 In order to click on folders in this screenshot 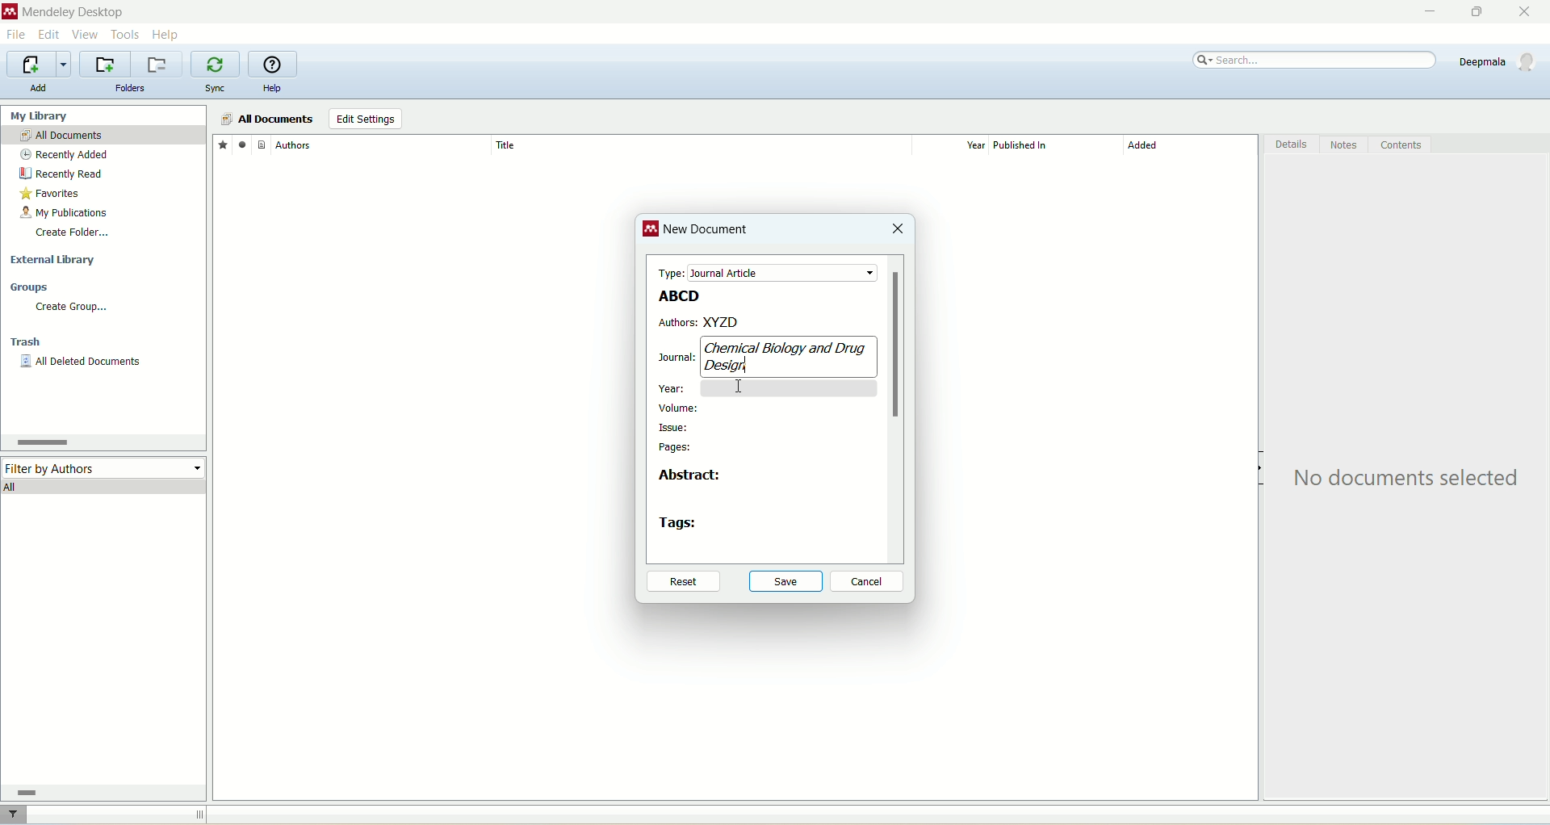, I will do `click(131, 89)`.